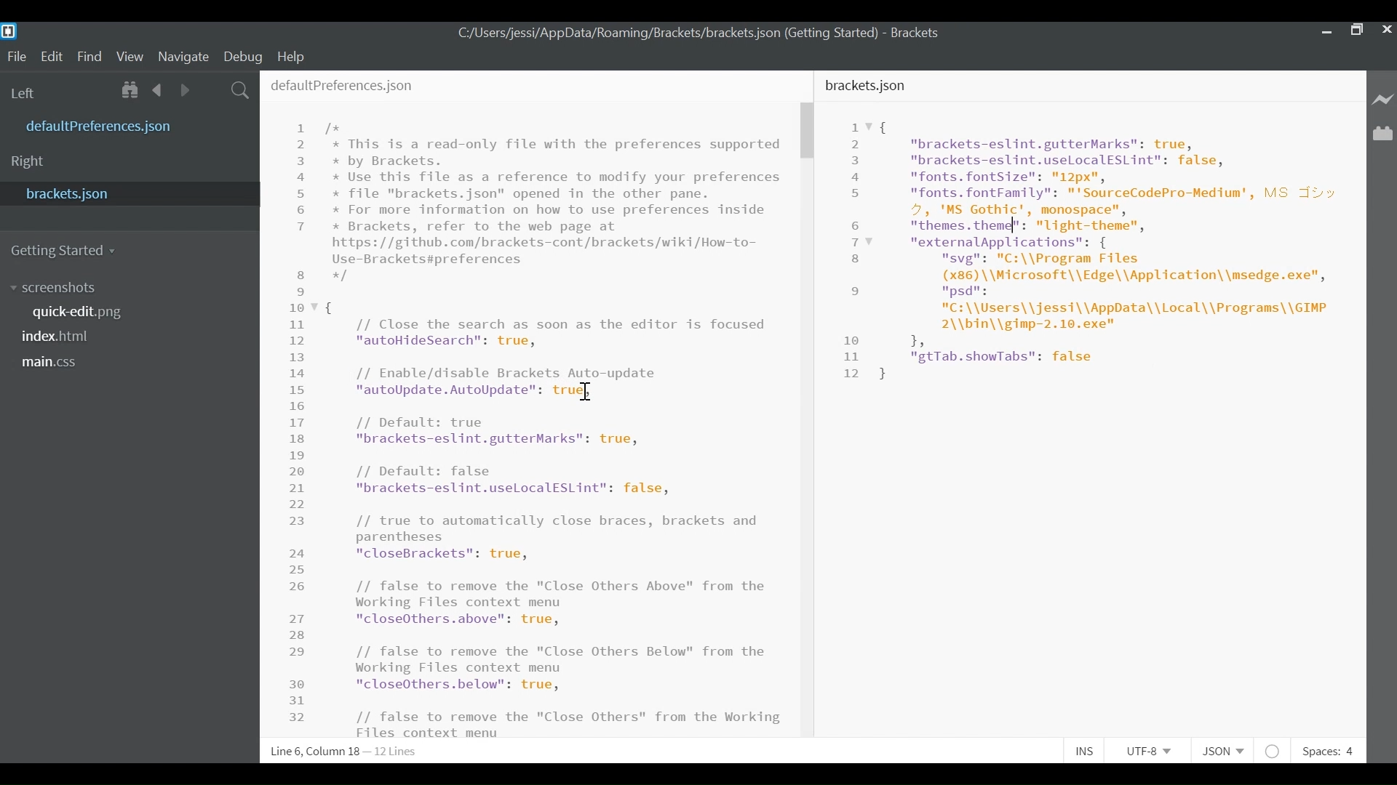 The height and width of the screenshot is (785, 1397). What do you see at coordinates (89, 56) in the screenshot?
I see `Find` at bounding box center [89, 56].